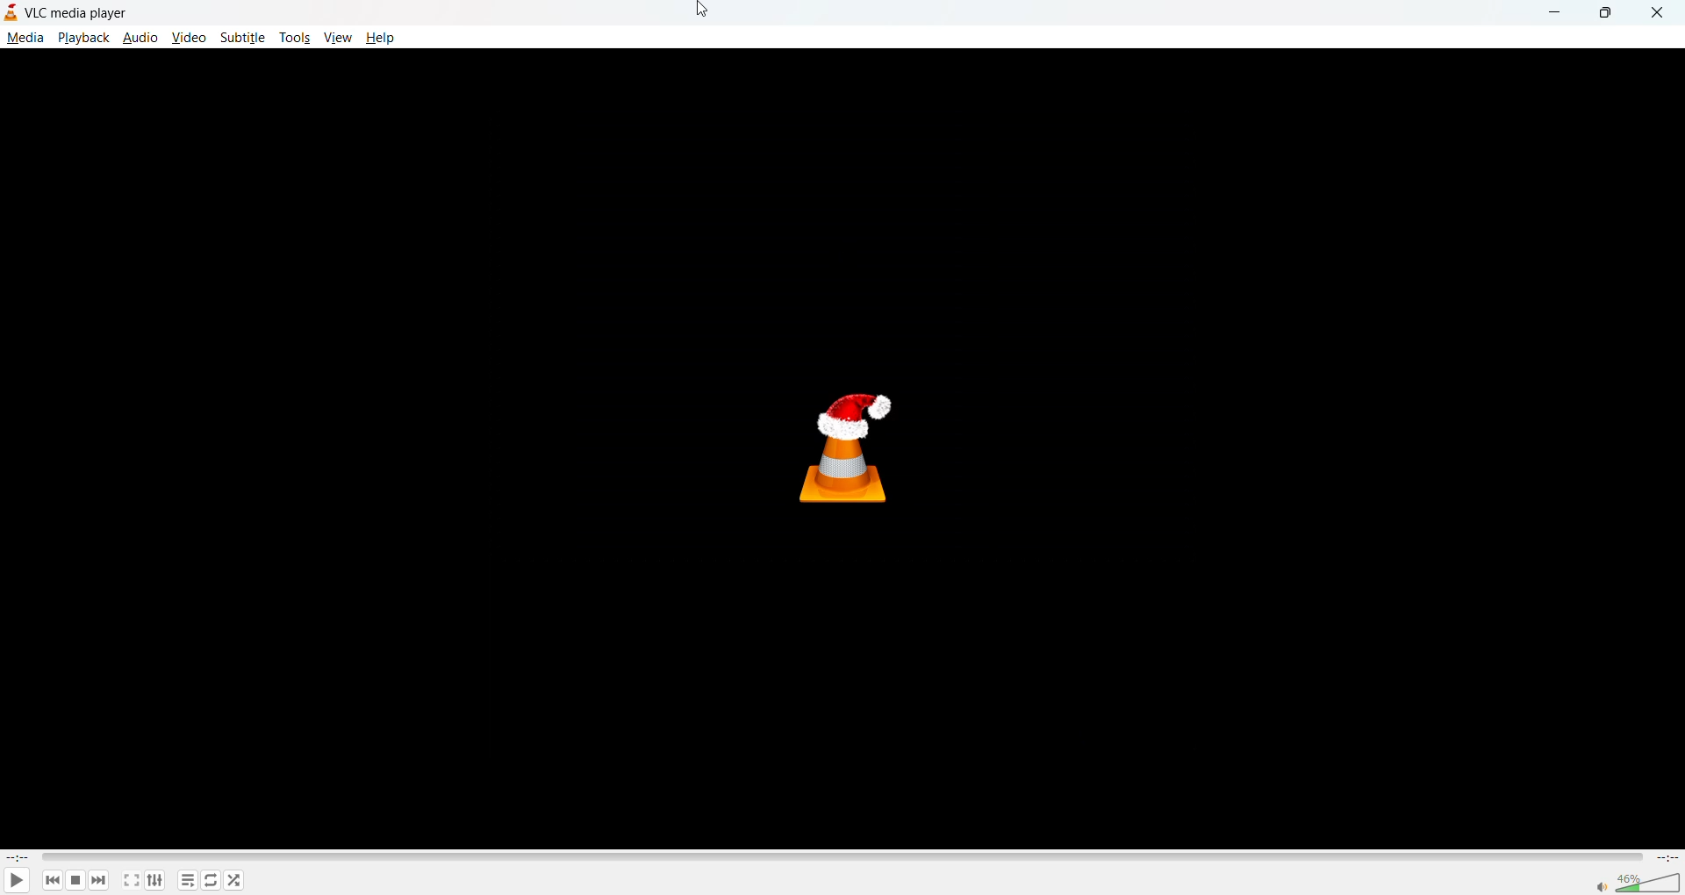 This screenshot has width=1685, height=895. I want to click on current track time, so click(18, 856).